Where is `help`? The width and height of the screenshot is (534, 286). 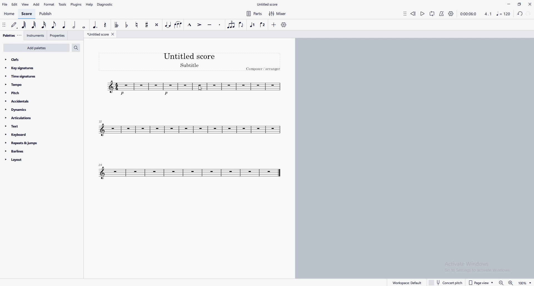 help is located at coordinates (89, 5).